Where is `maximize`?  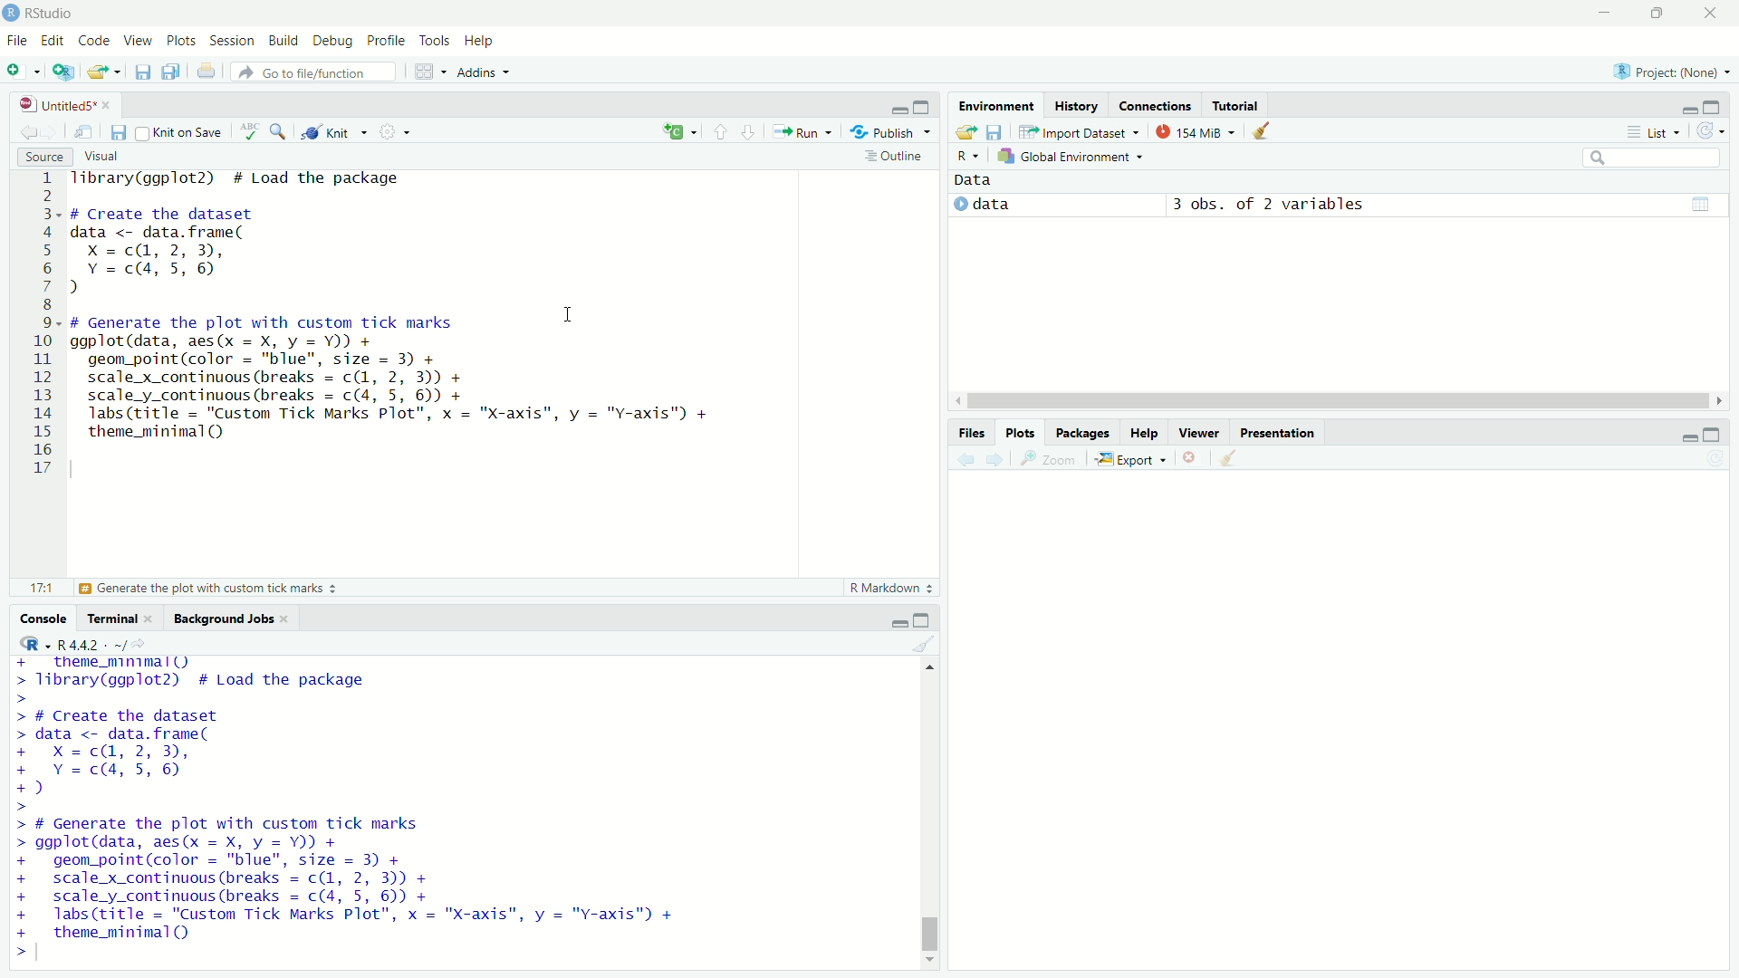 maximize is located at coordinates (1654, 11).